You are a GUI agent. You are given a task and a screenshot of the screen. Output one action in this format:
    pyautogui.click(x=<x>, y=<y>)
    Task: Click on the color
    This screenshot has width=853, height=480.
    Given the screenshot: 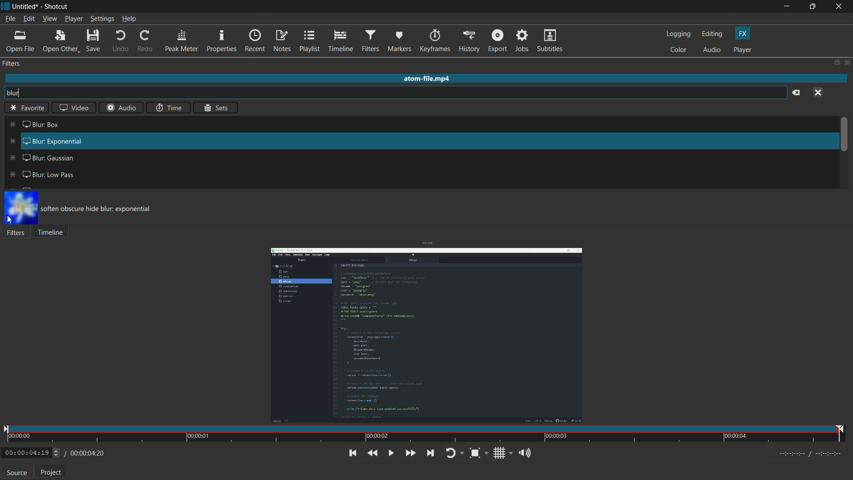 What is the action you would take?
    pyautogui.click(x=679, y=51)
    